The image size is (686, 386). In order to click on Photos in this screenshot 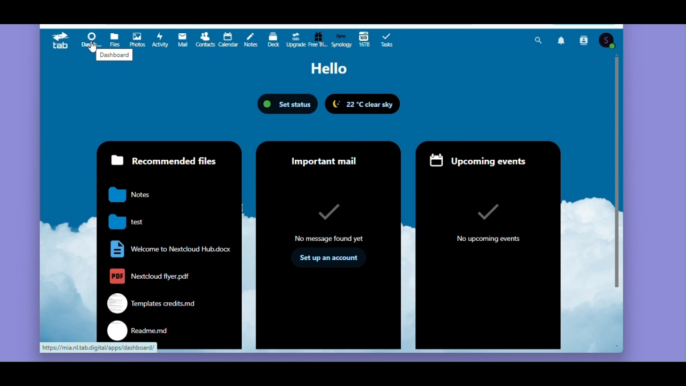, I will do `click(138, 39)`.